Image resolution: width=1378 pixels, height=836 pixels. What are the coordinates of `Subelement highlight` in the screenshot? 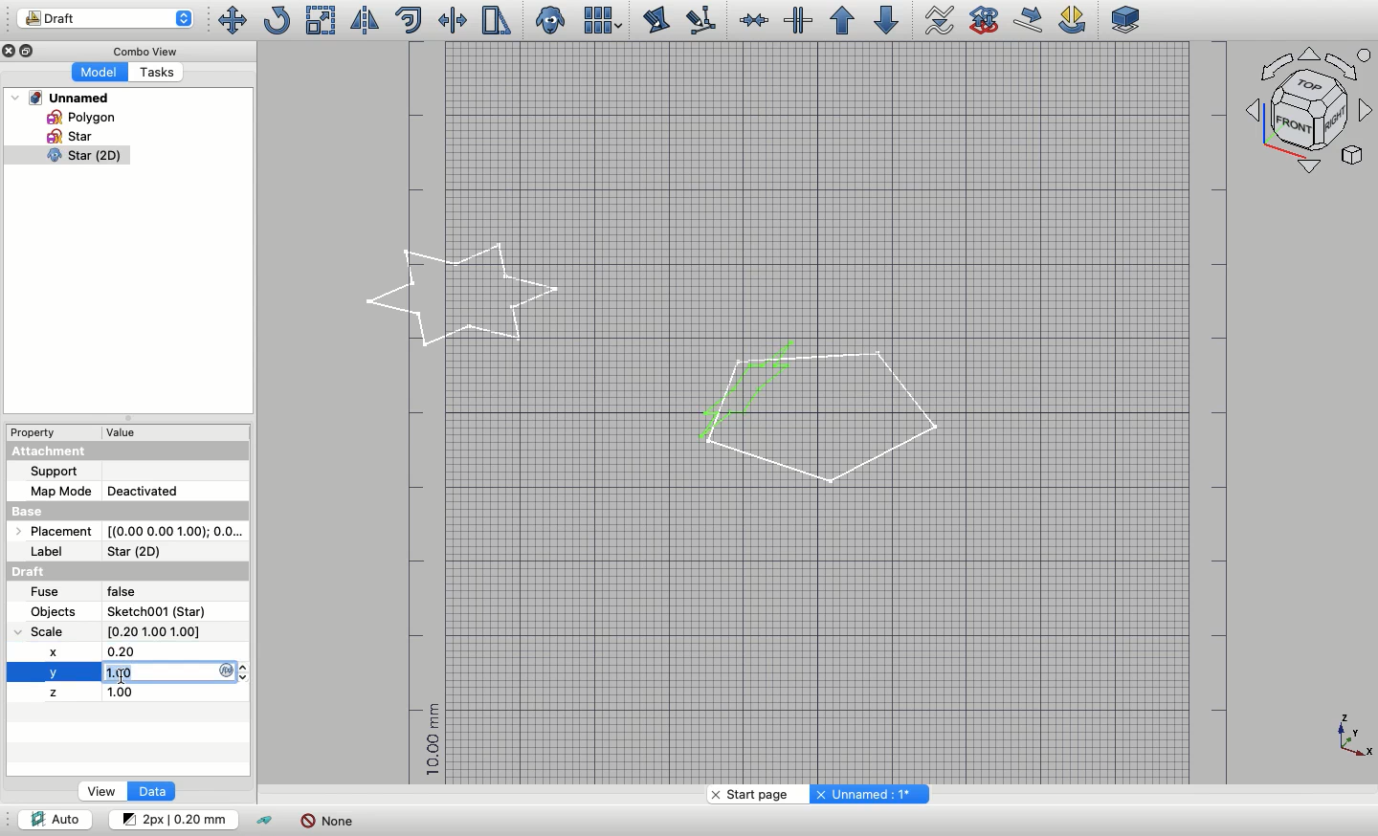 It's located at (699, 21).